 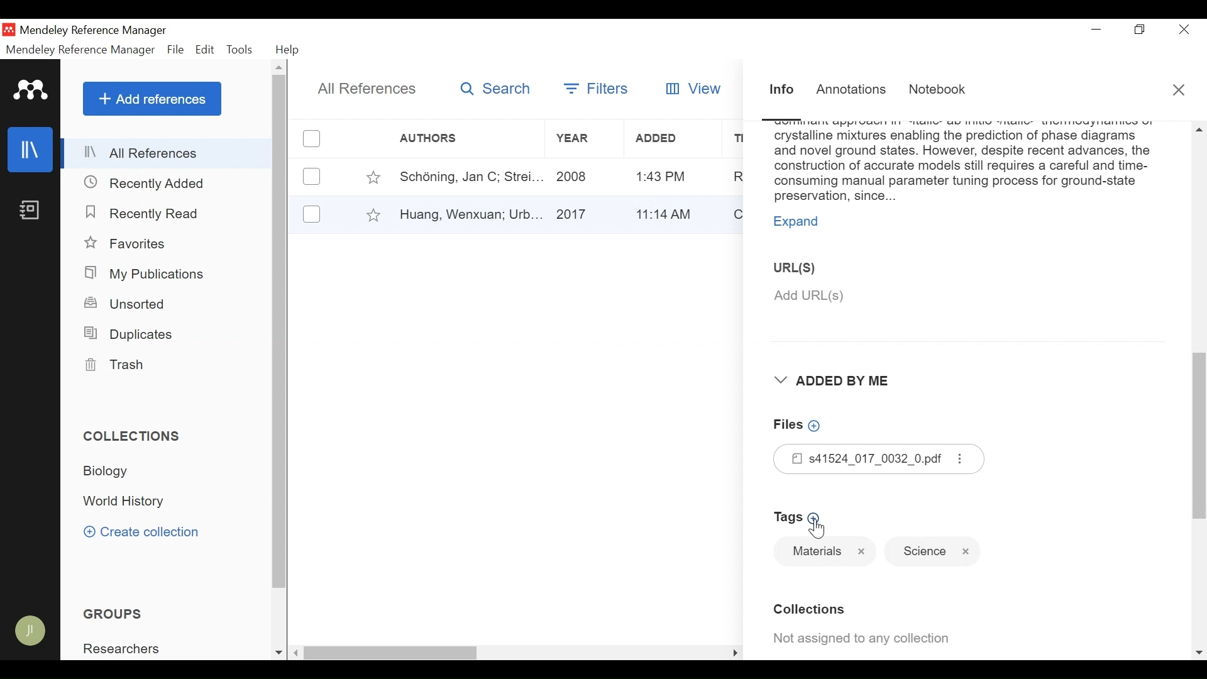 I want to click on Mendeley Reference Manager, so click(x=80, y=52).